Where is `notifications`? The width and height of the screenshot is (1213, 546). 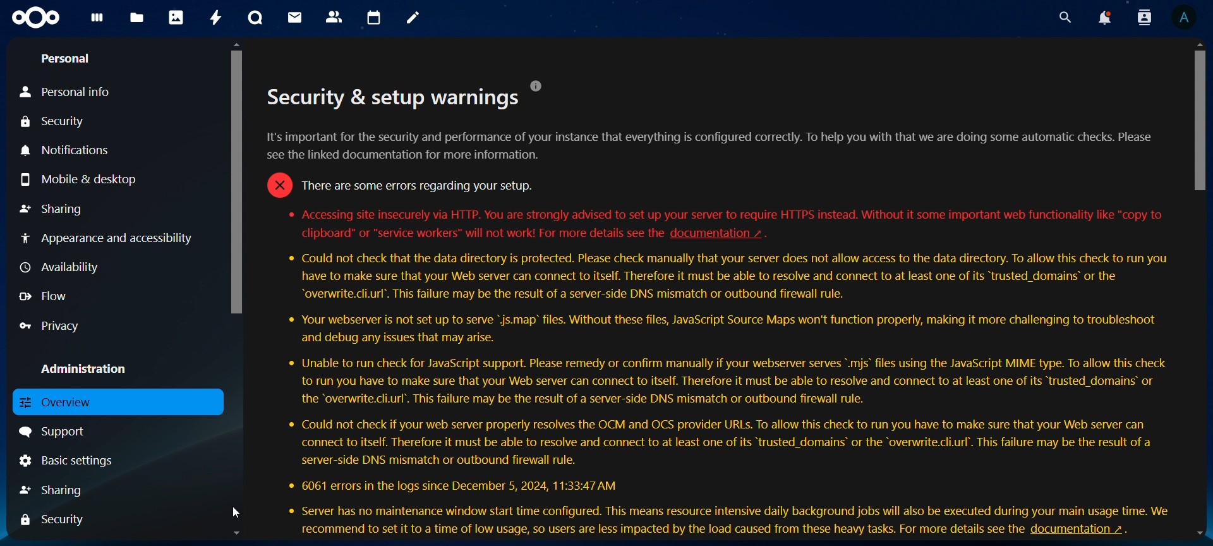 notifications is located at coordinates (1104, 18).